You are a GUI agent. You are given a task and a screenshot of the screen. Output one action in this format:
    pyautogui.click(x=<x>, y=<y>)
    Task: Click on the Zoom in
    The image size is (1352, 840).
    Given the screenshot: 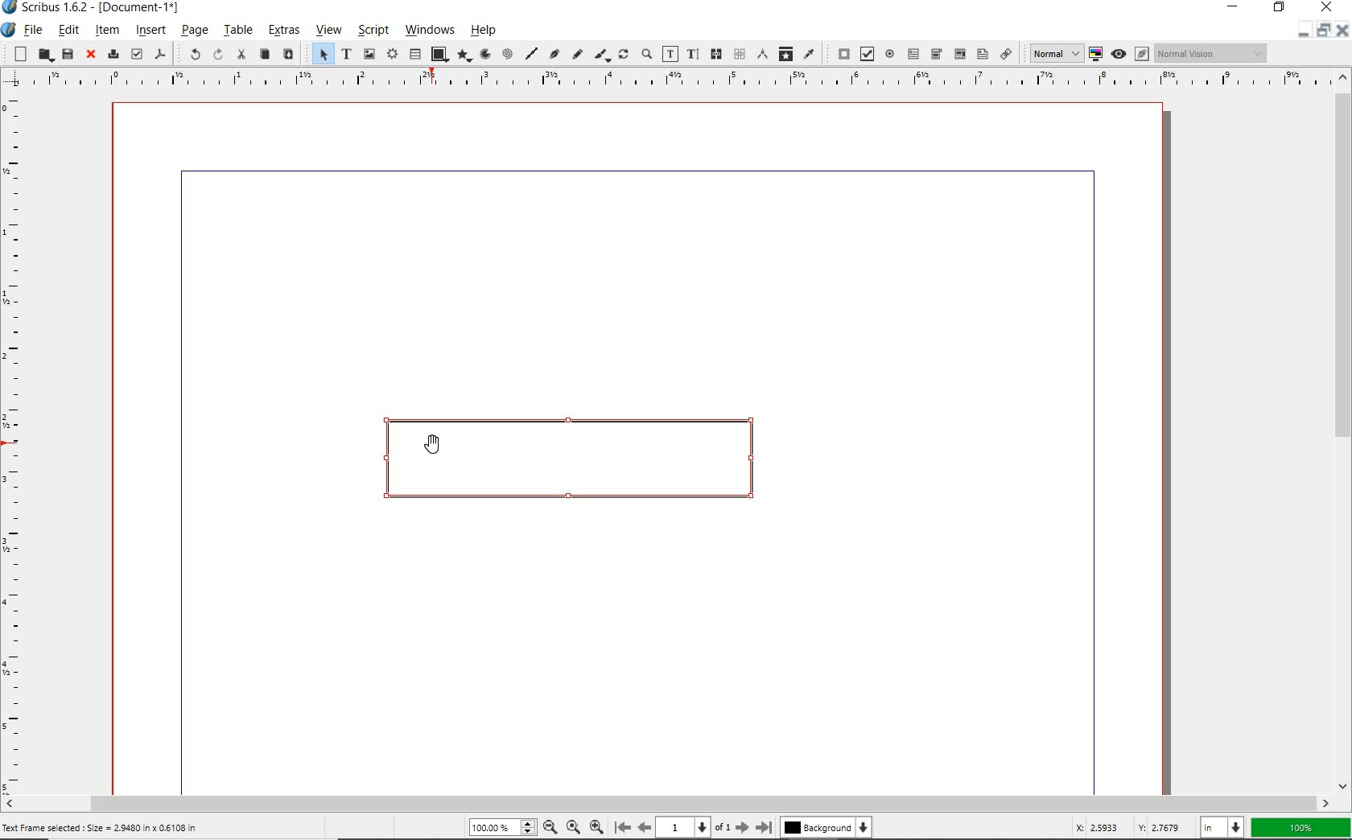 What is the action you would take?
    pyautogui.click(x=596, y=826)
    